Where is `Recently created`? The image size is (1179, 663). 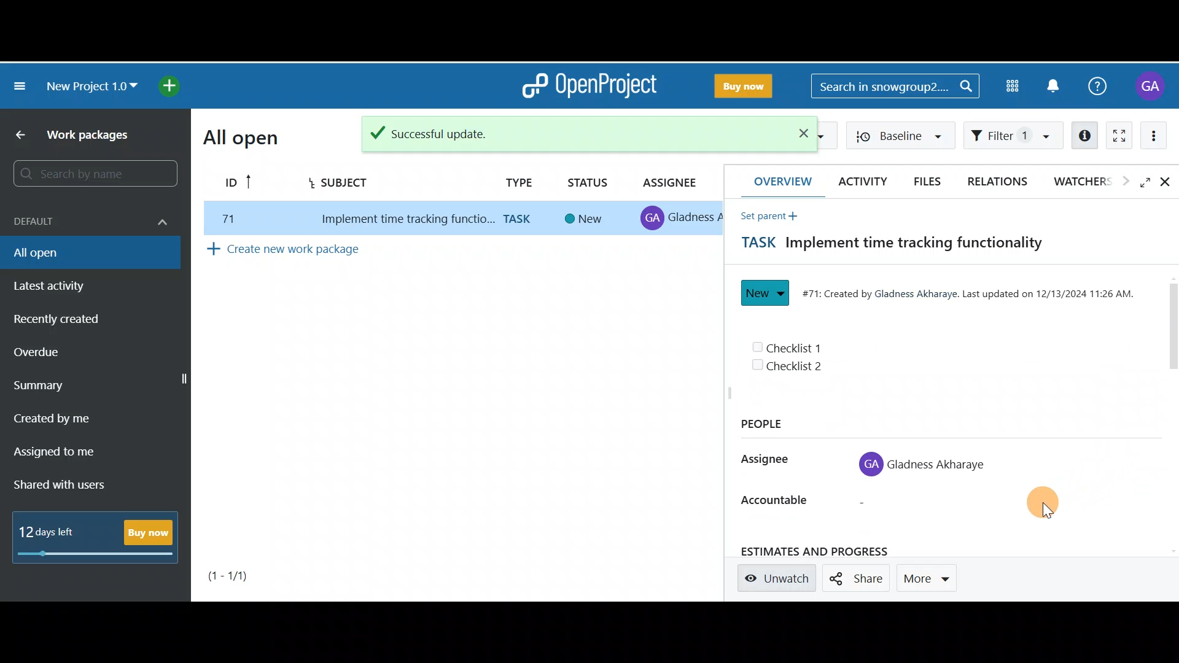
Recently created is located at coordinates (59, 320).